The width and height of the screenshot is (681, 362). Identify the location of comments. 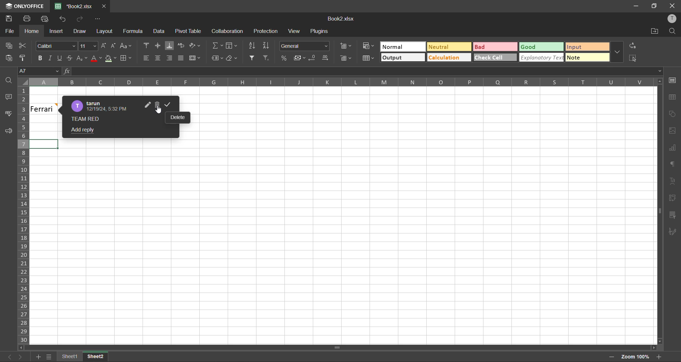
(10, 99).